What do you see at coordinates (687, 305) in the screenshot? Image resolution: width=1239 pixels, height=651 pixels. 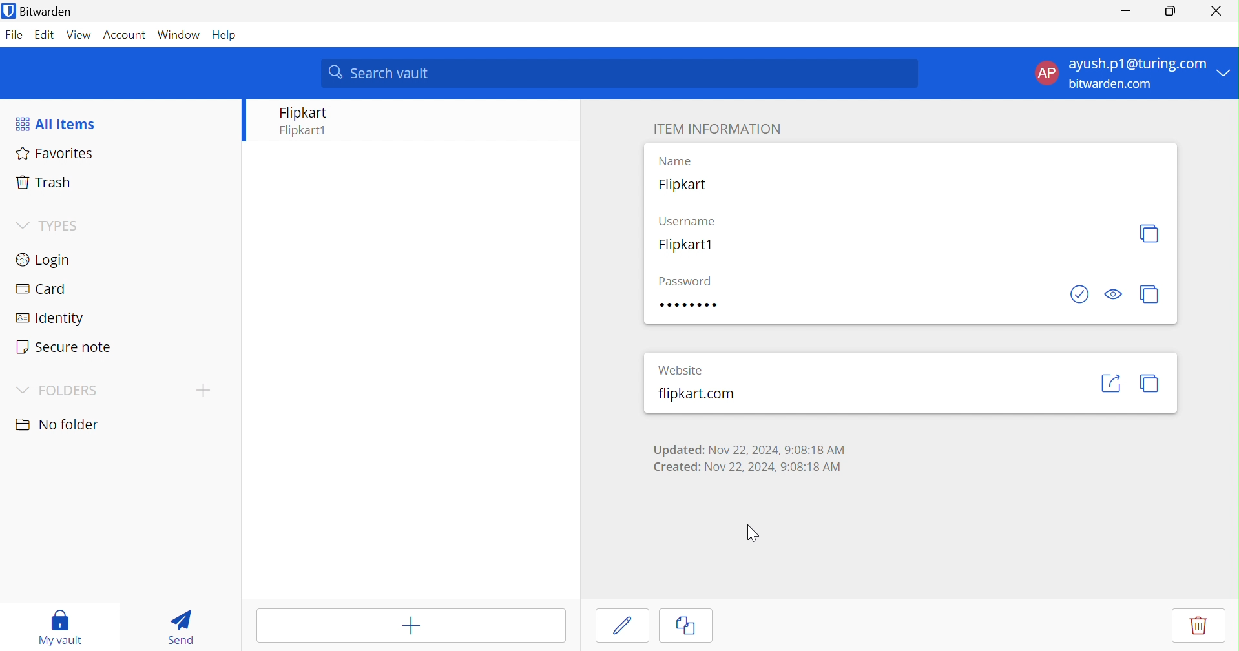 I see `Password` at bounding box center [687, 305].